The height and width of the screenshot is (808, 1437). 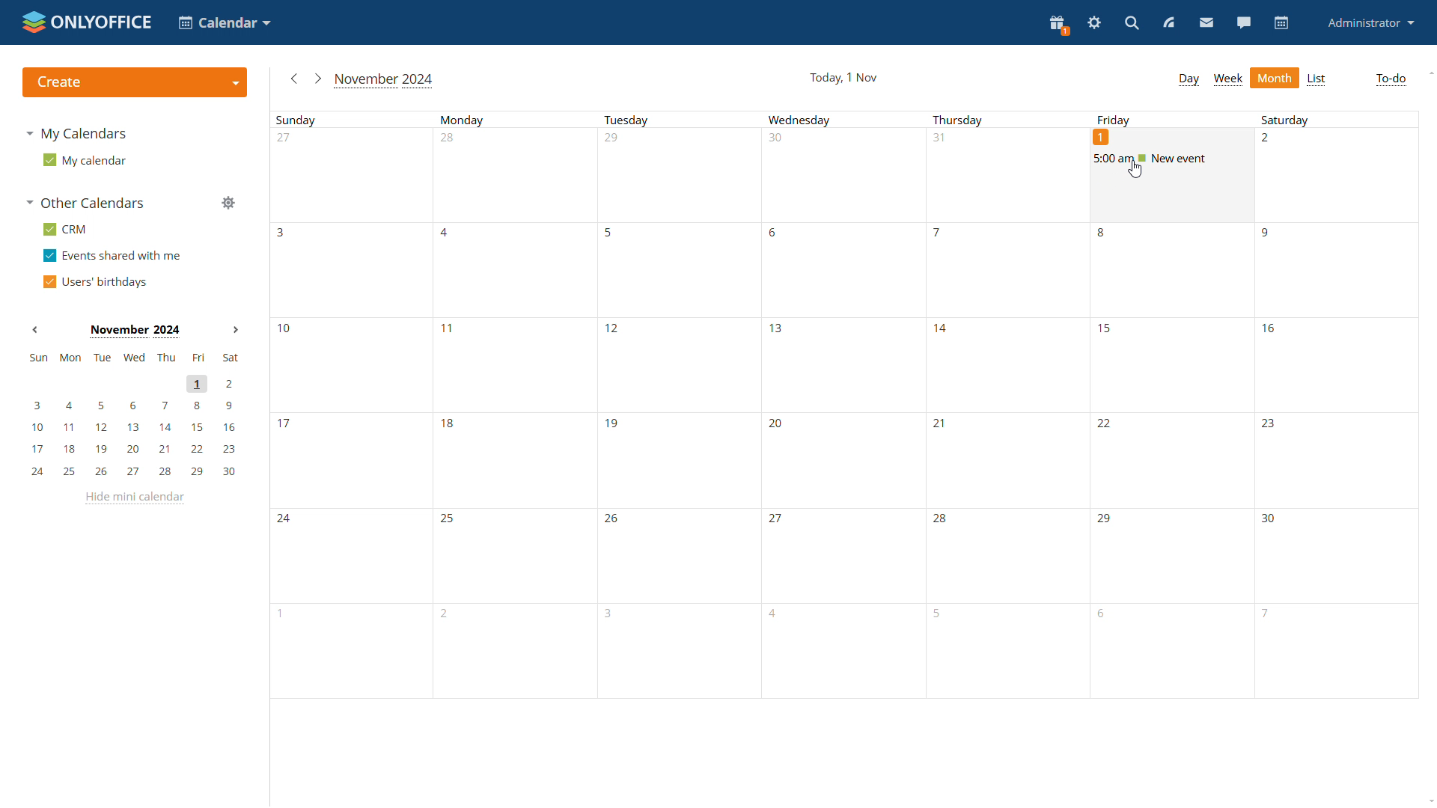 What do you see at coordinates (1135, 170) in the screenshot?
I see `cursor` at bounding box center [1135, 170].